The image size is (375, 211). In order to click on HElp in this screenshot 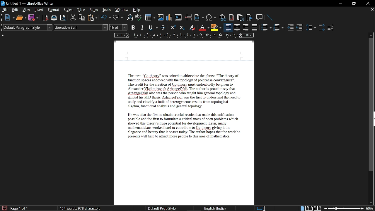, I will do `click(137, 10)`.